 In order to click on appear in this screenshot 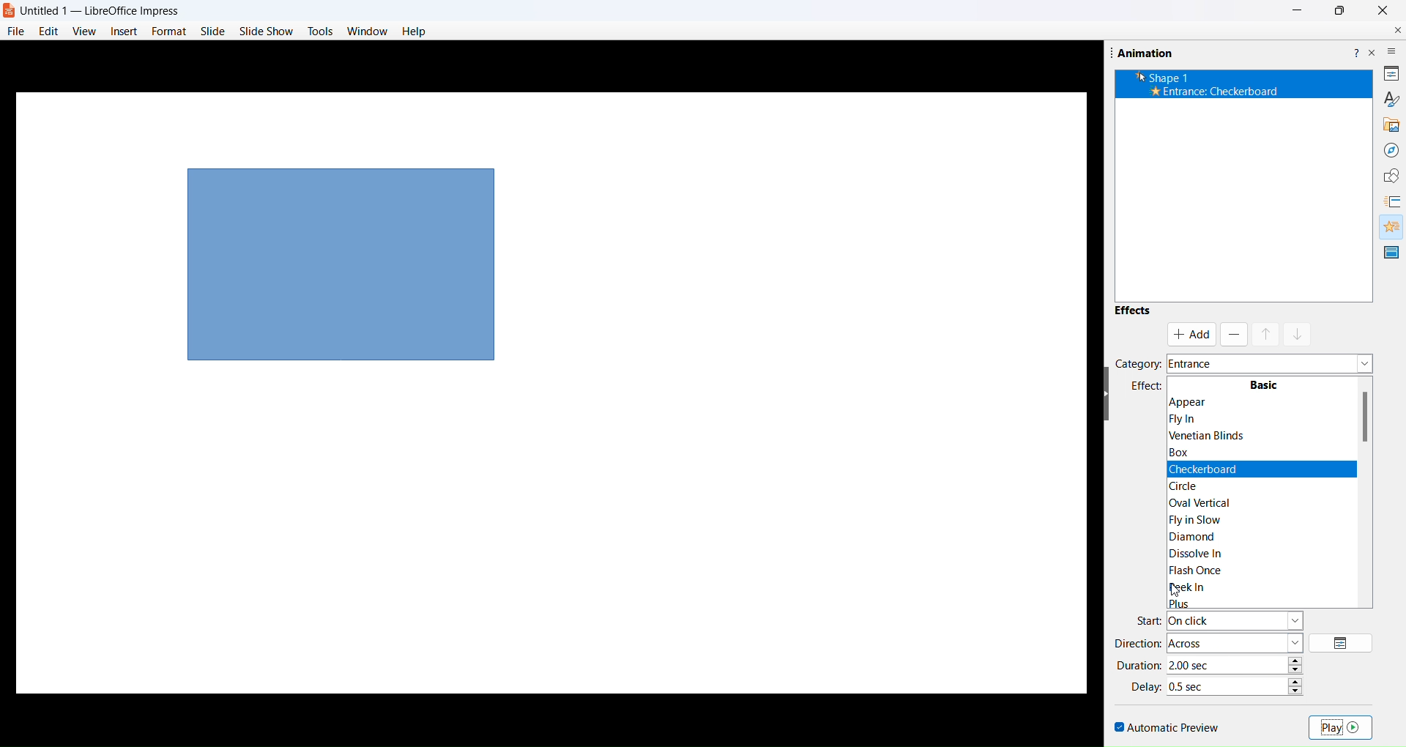, I will do `click(1257, 401)`.